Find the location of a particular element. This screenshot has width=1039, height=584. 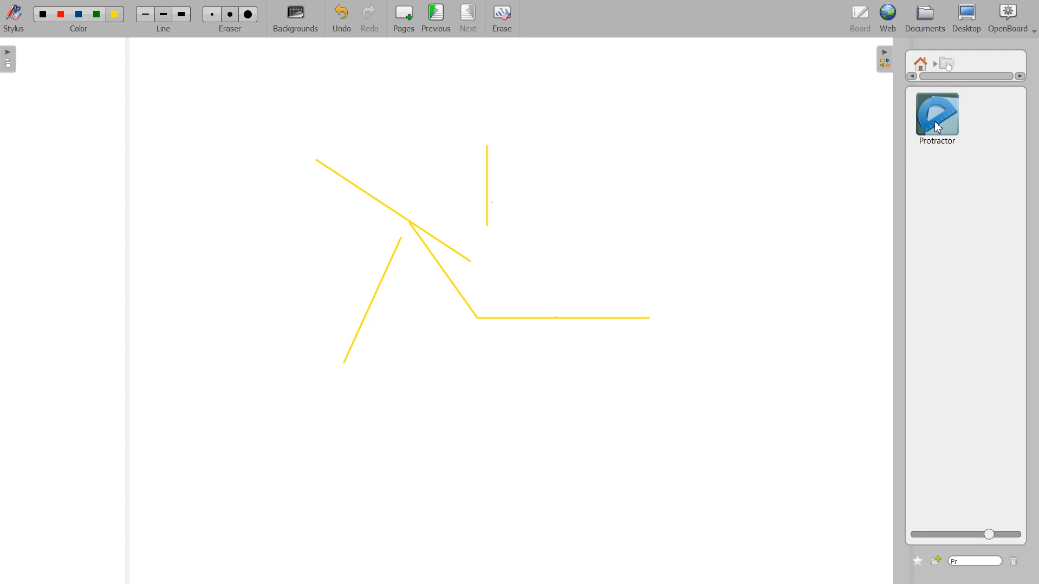

Vertical scrollbar is located at coordinates (966, 76).